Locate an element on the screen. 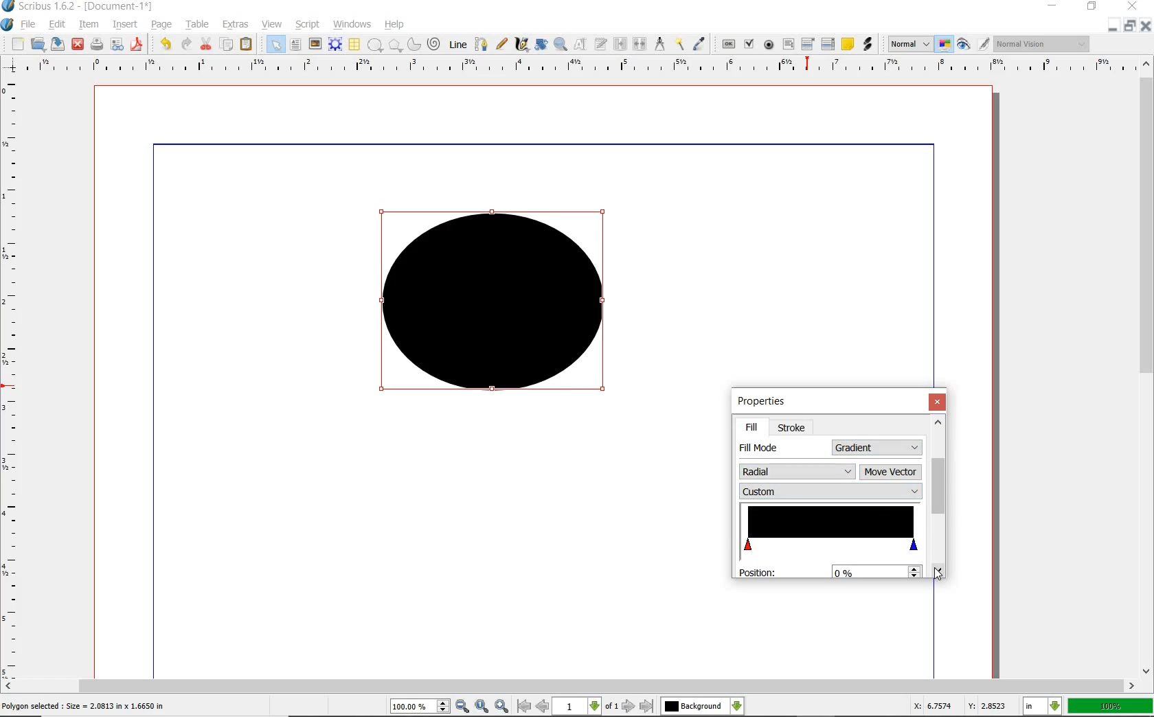 Image resolution: width=1154 pixels, height=717 pixels. MEASUREMENTS is located at coordinates (659, 45).